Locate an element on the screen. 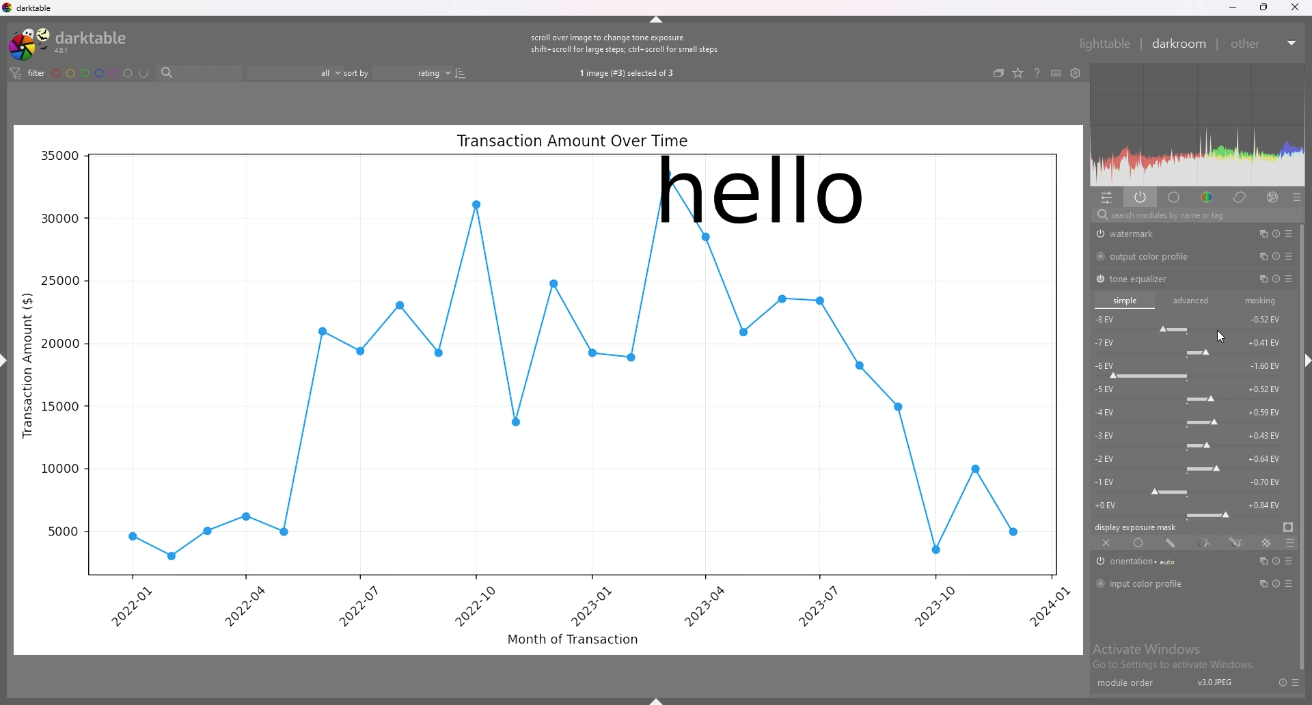  1 image (#3) selected of 3 is located at coordinates (627, 74).